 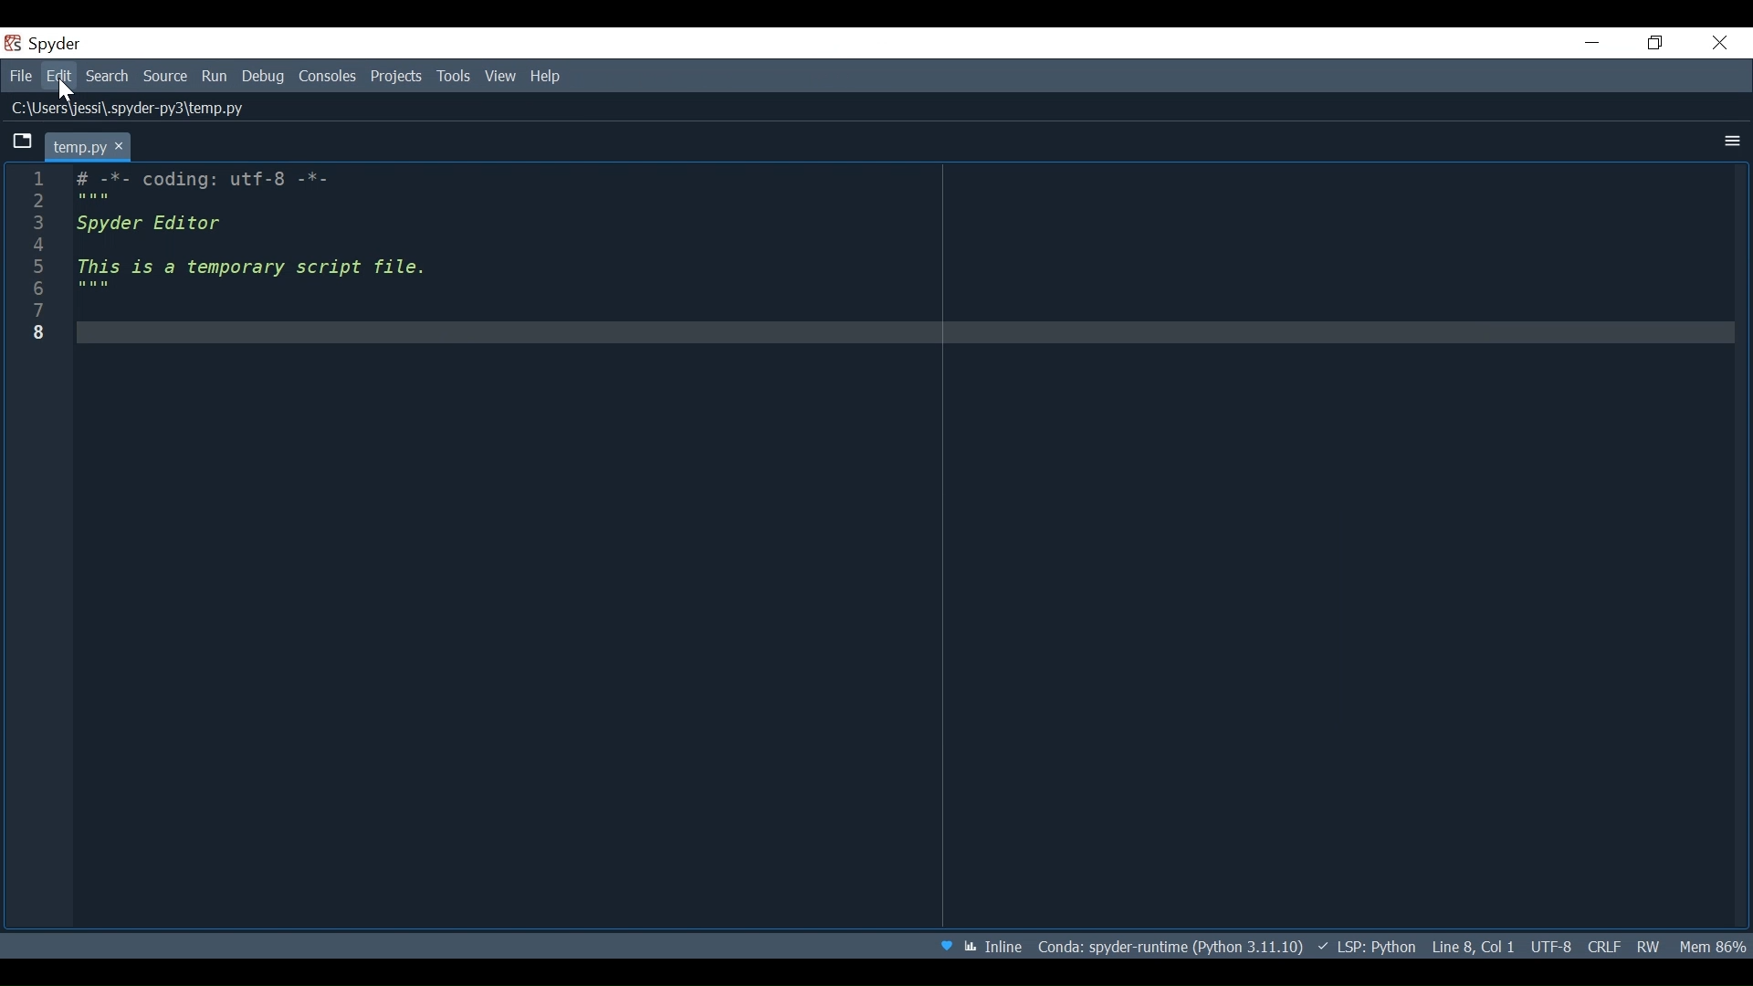 I want to click on Restore, so click(x=1657, y=43).